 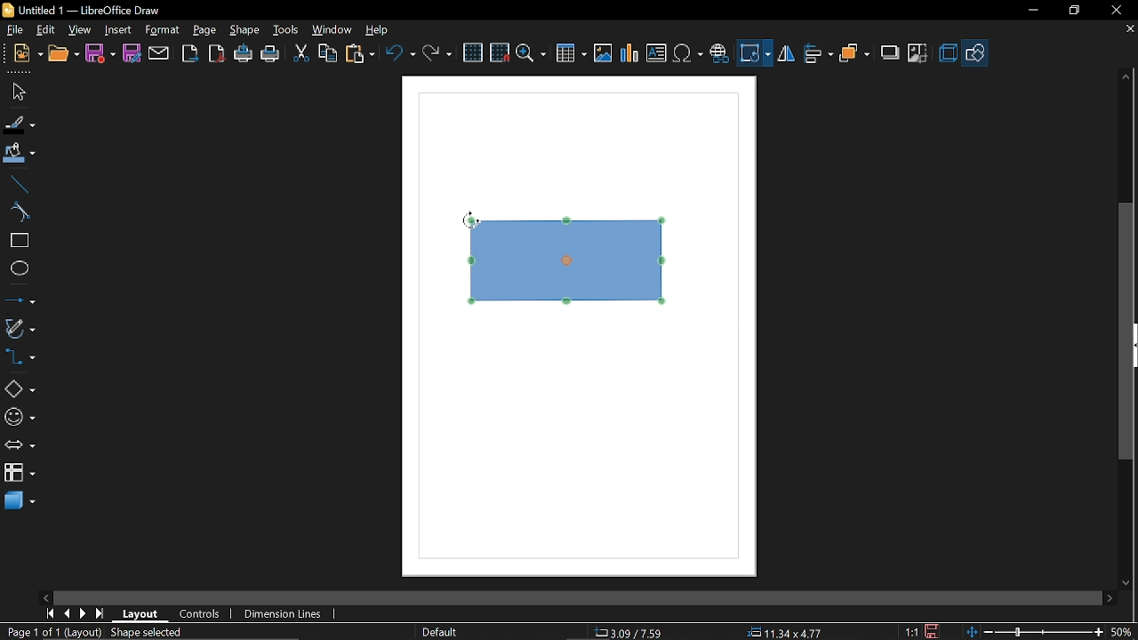 I want to click on next page, so click(x=84, y=614).